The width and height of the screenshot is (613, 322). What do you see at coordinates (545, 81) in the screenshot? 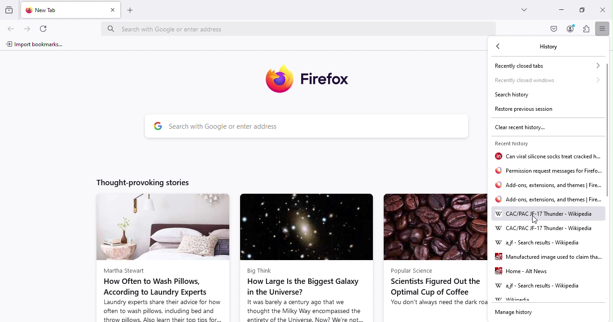
I see `Recently closed windows` at bounding box center [545, 81].